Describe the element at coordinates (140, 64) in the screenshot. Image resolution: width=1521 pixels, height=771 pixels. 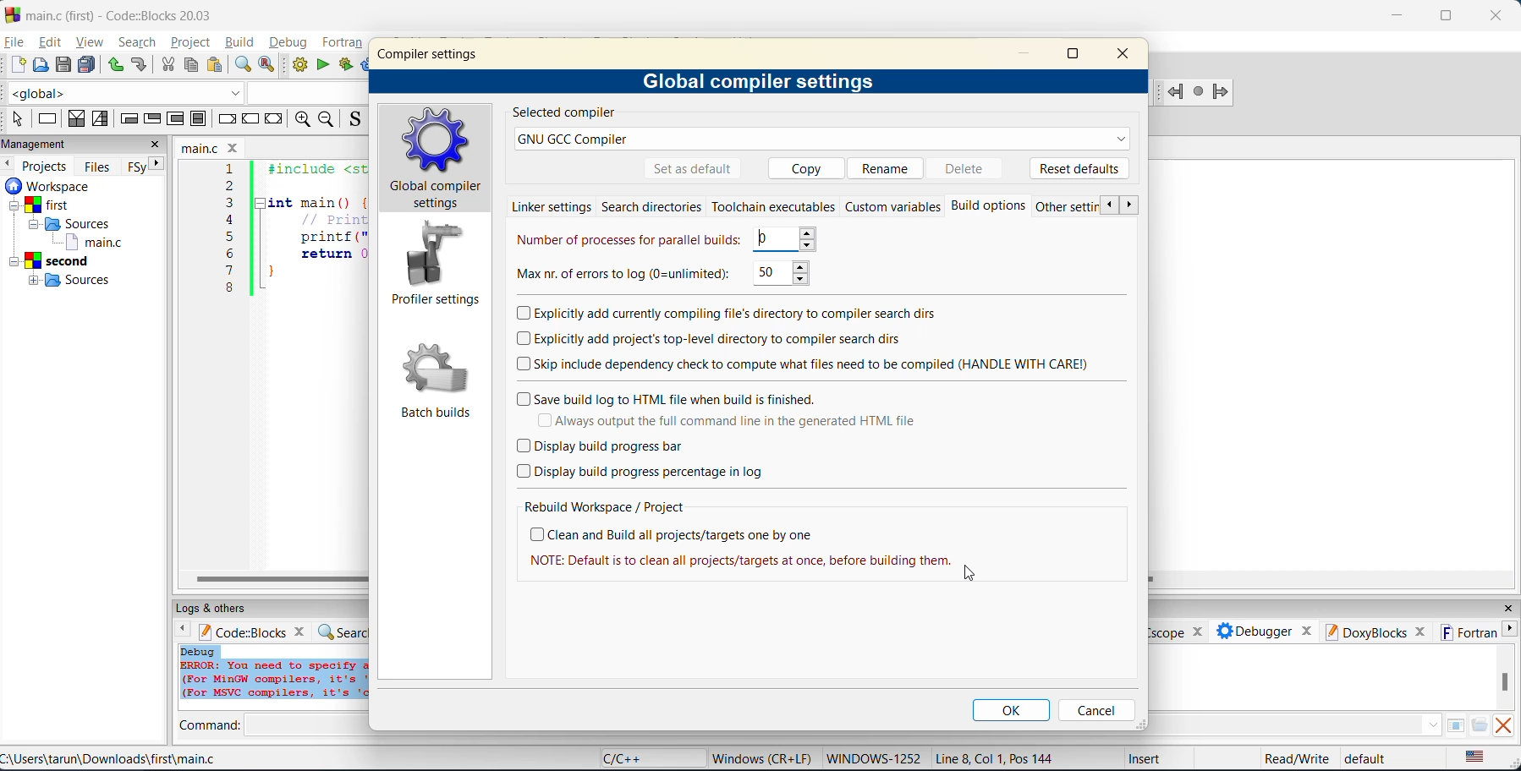
I see `redo` at that location.